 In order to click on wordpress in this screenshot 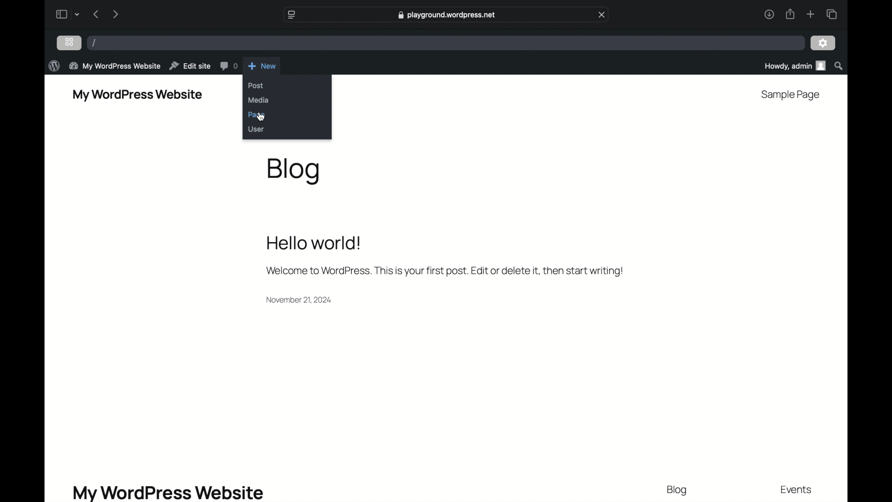, I will do `click(54, 66)`.